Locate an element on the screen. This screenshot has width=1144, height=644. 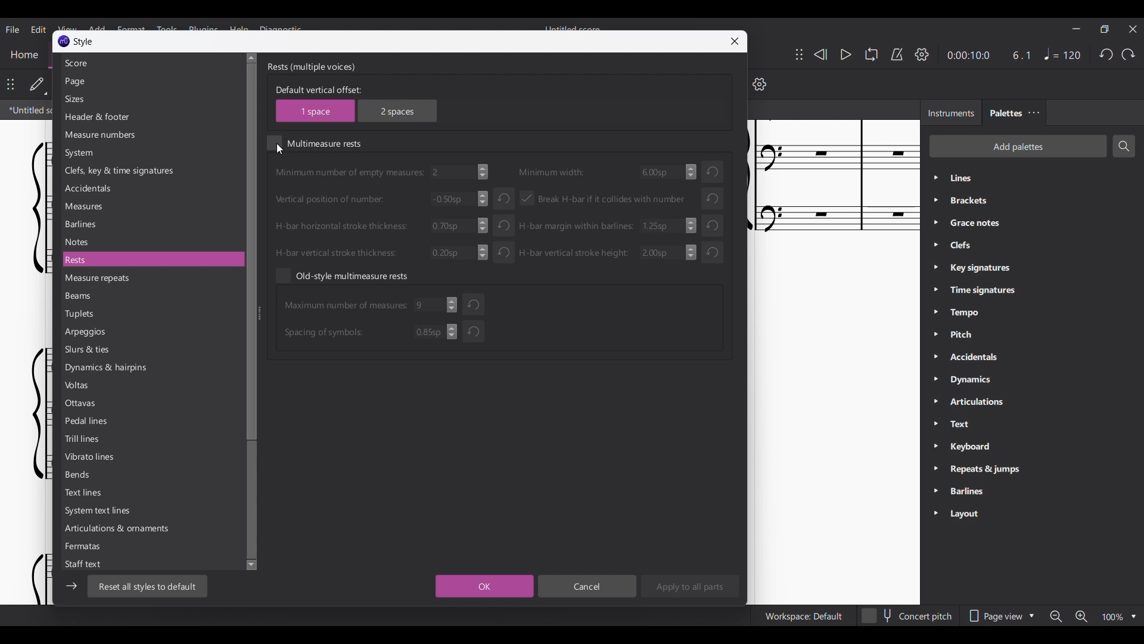
Page view options is located at coordinates (1000, 616).